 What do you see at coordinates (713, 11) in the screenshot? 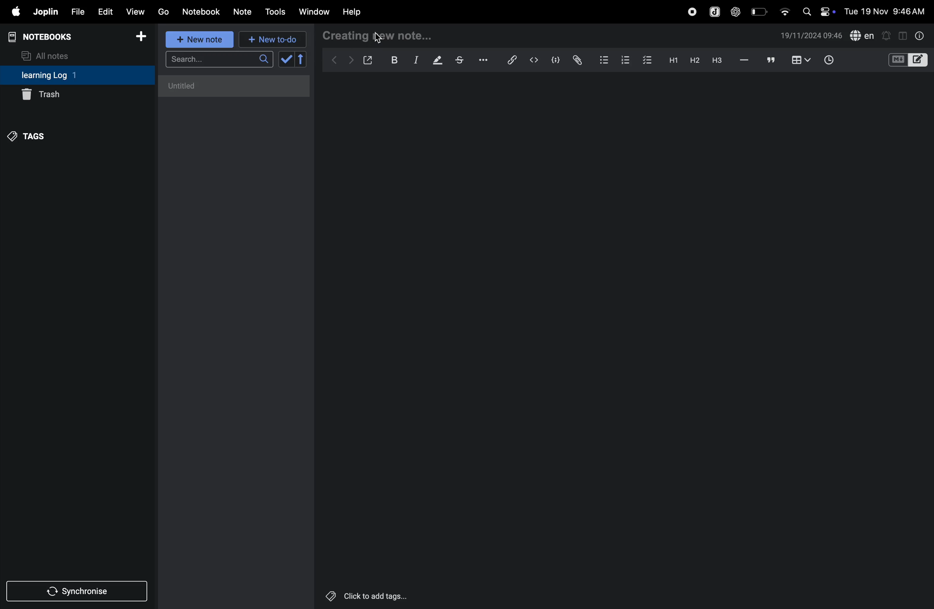
I see `joplin` at bounding box center [713, 11].